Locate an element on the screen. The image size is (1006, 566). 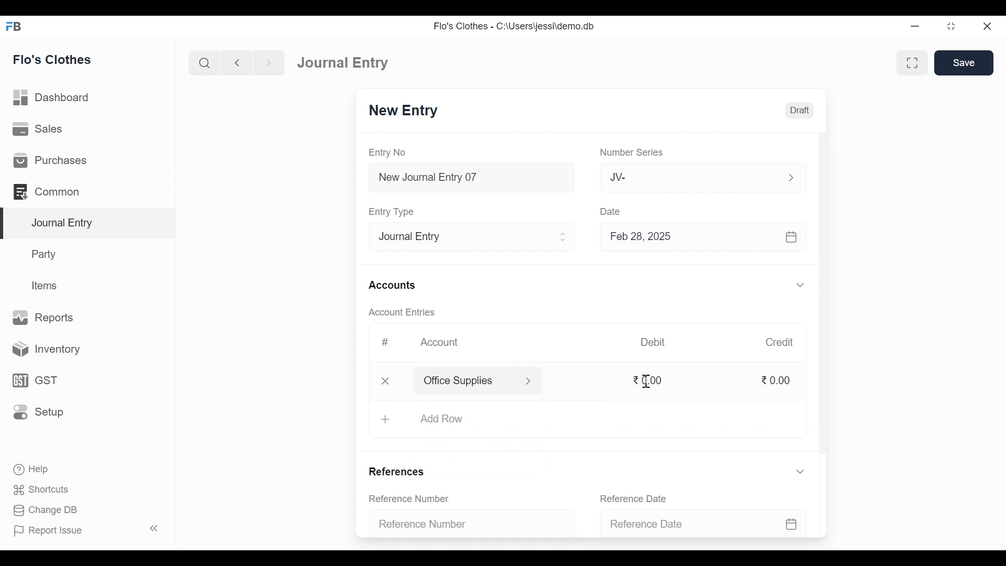
Number Series is located at coordinates (632, 153).